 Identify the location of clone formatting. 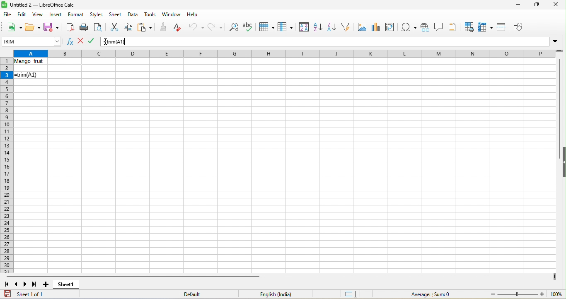
(163, 28).